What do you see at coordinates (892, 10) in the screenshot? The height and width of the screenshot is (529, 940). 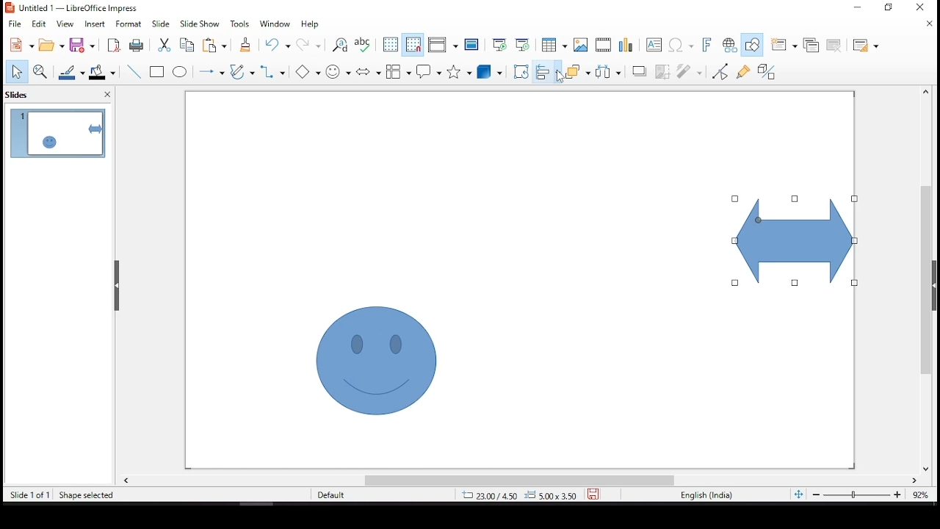 I see `restore` at bounding box center [892, 10].